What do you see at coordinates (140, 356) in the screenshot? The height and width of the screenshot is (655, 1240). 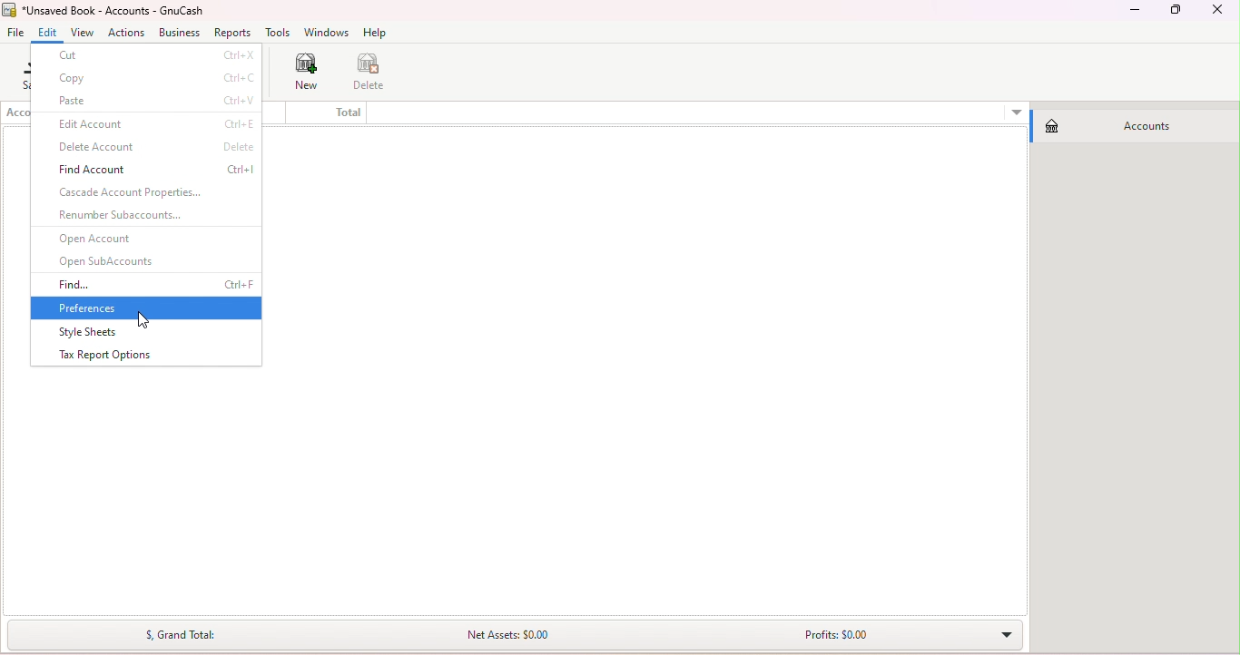 I see `Tax report options` at bounding box center [140, 356].